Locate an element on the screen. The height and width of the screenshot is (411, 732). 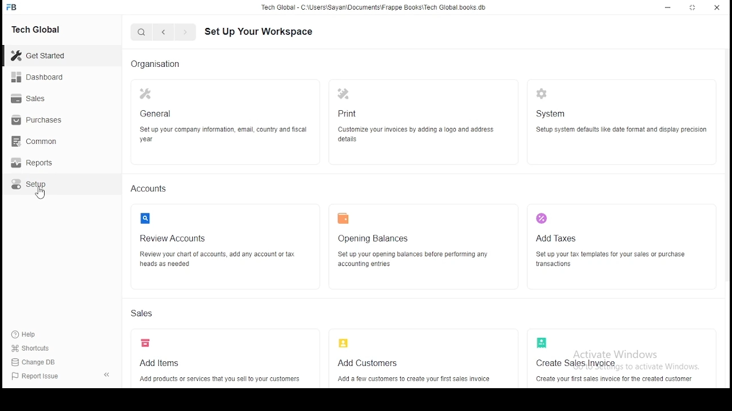
Opening Balances is located at coordinates (419, 244).